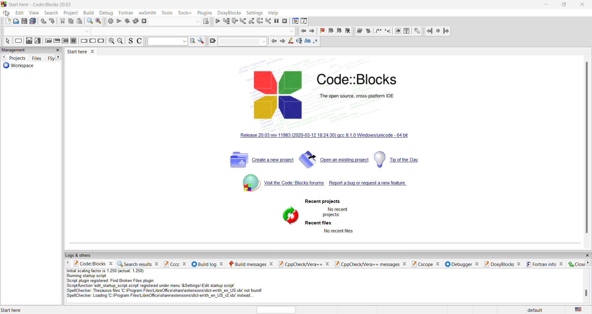 This screenshot has width=592, height=314. What do you see at coordinates (251, 21) in the screenshot?
I see `step into` at bounding box center [251, 21].